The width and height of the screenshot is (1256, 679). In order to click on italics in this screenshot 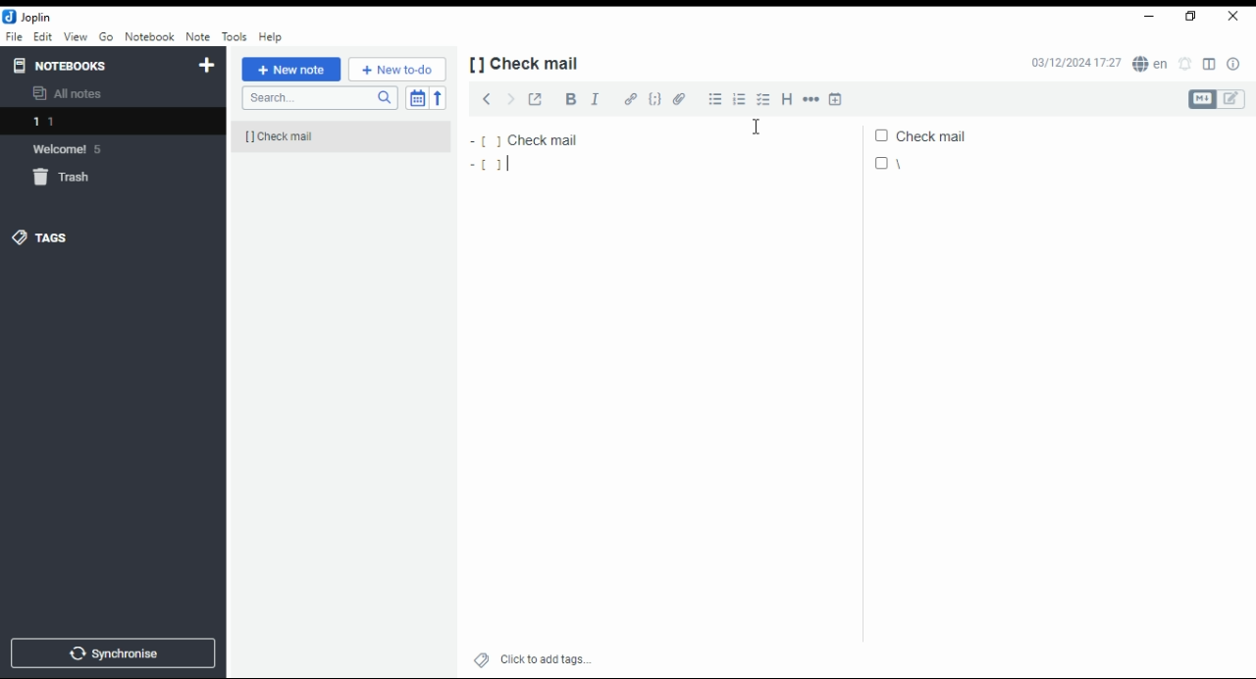, I will do `click(595, 99)`.